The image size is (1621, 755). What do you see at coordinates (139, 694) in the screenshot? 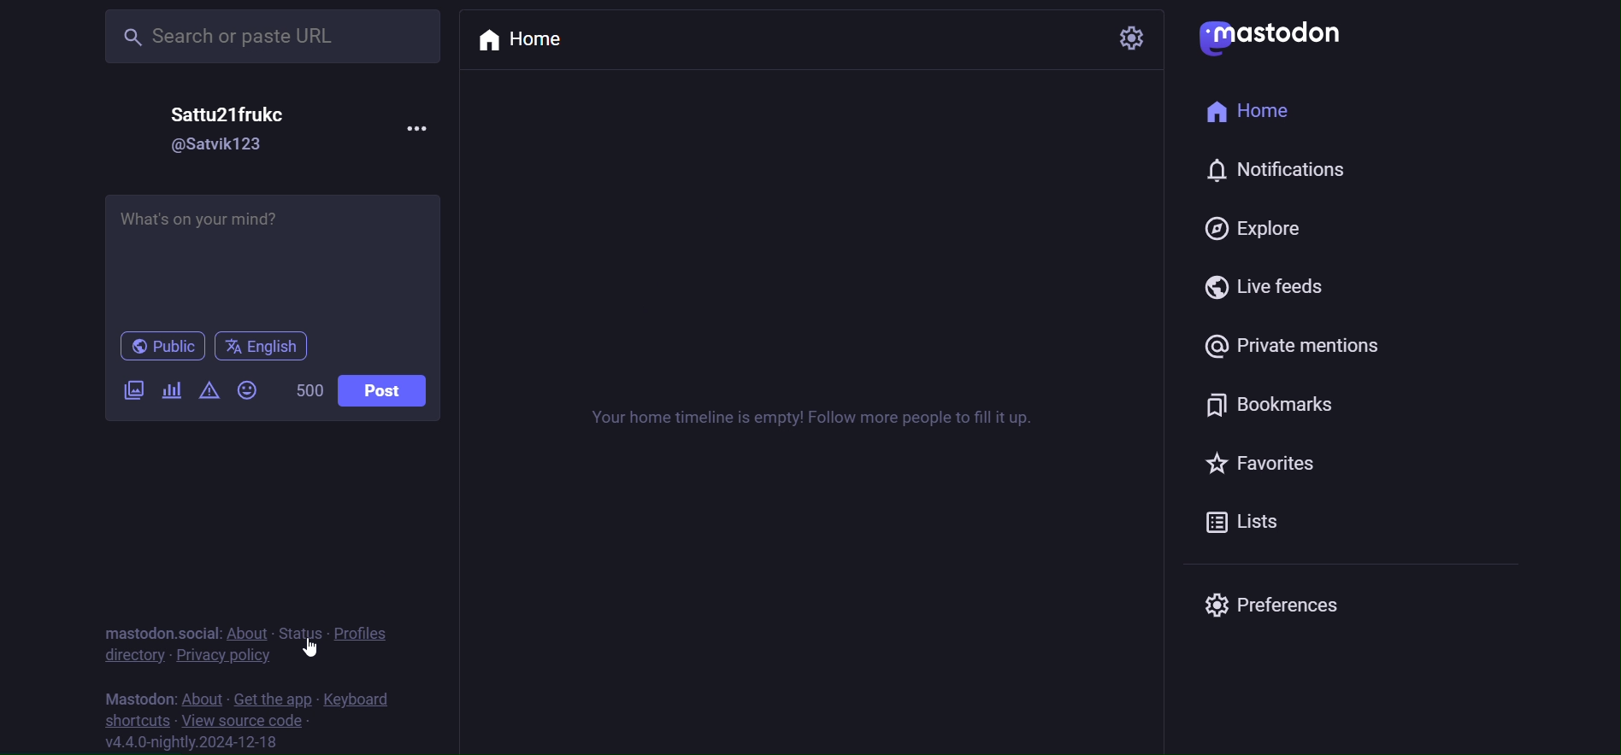
I see `Text` at bounding box center [139, 694].